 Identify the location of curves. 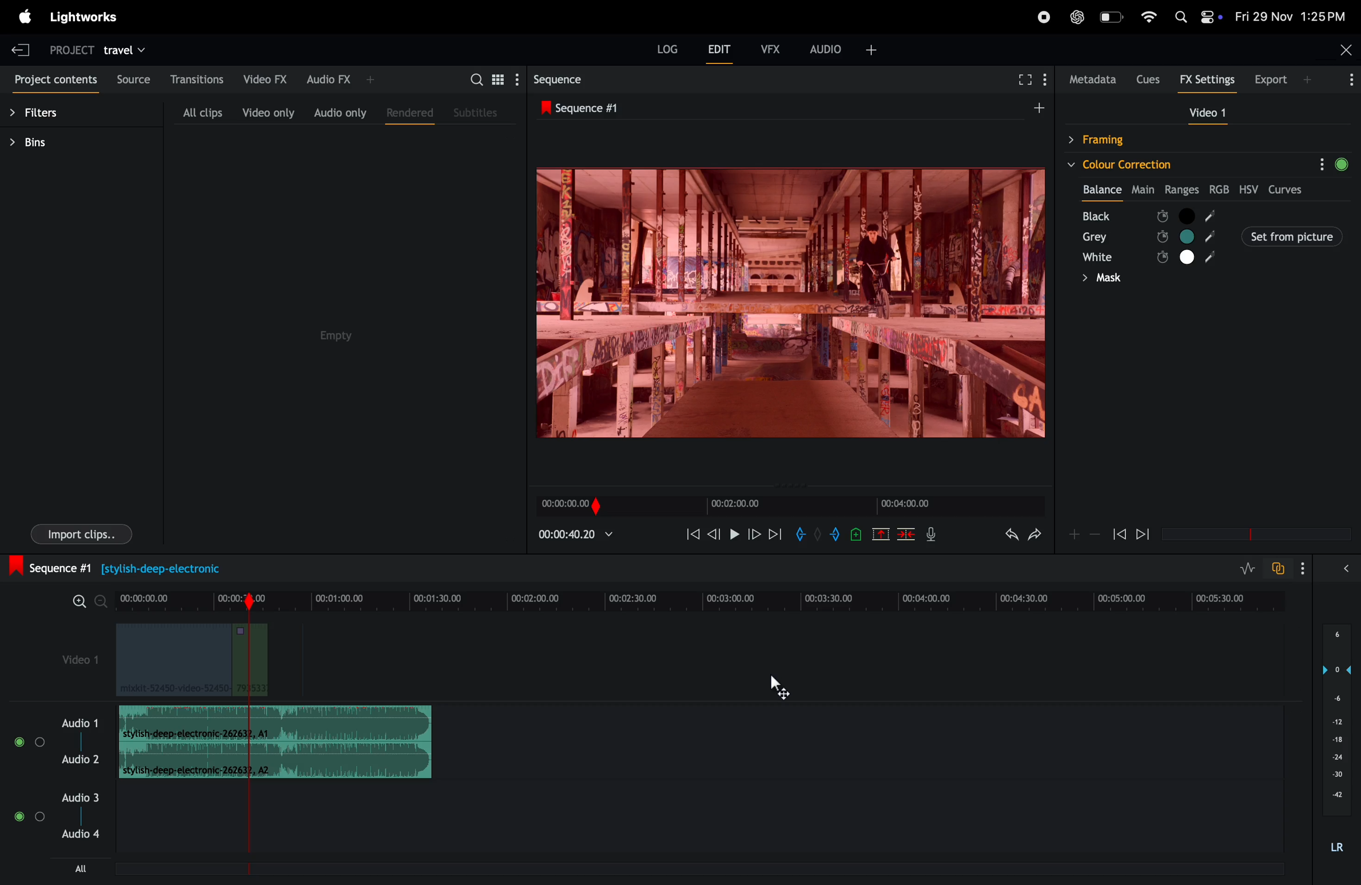
(1289, 190).